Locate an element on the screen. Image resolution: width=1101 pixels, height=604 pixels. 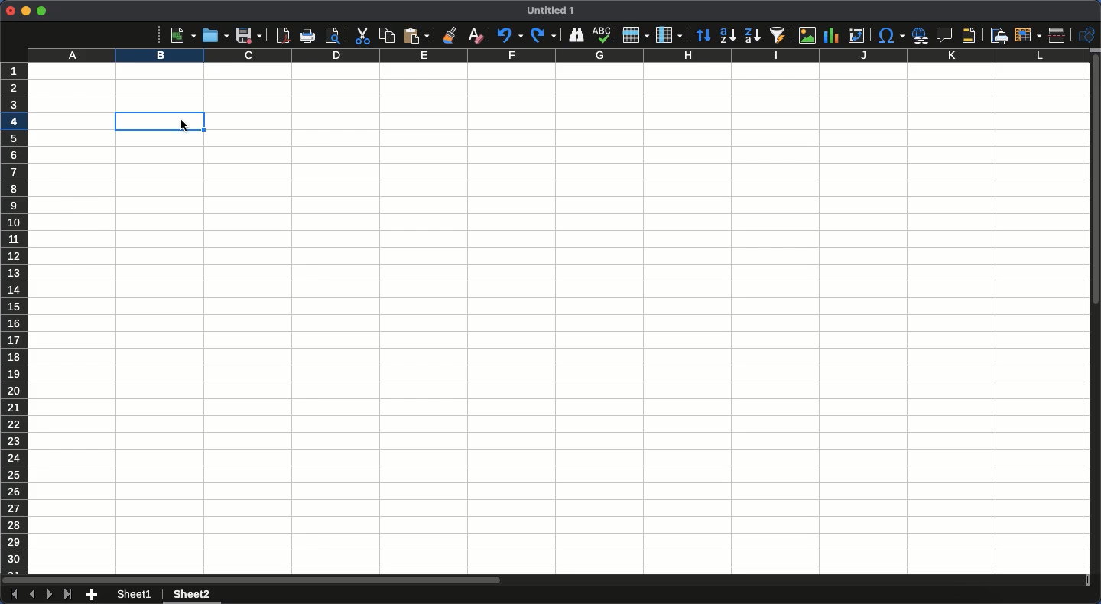
Shapes is located at coordinates (1087, 35).